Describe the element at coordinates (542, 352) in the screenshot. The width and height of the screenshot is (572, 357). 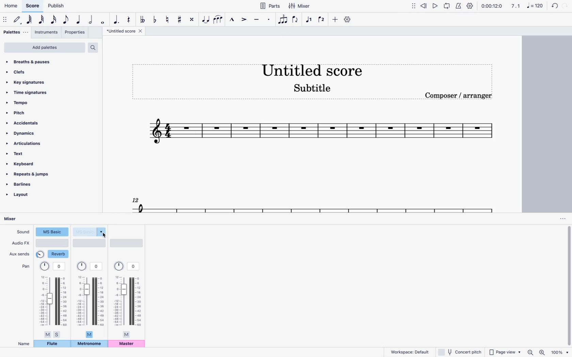
I see `zoom in` at that location.